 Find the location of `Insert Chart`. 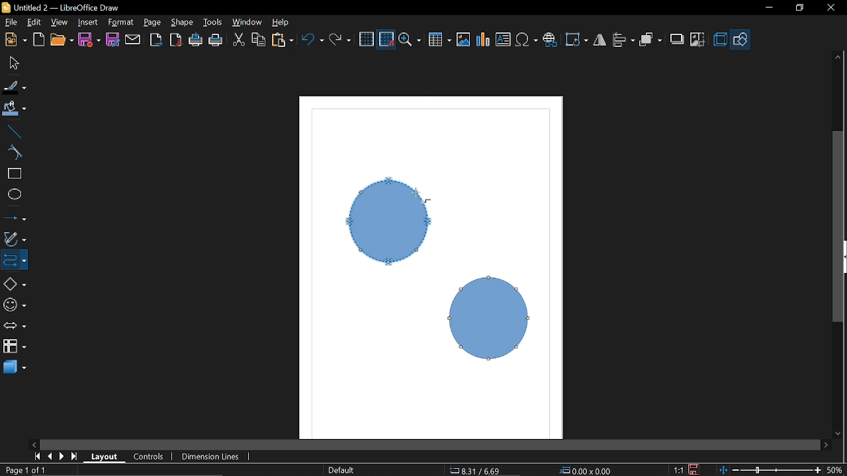

Insert Chart is located at coordinates (483, 40).